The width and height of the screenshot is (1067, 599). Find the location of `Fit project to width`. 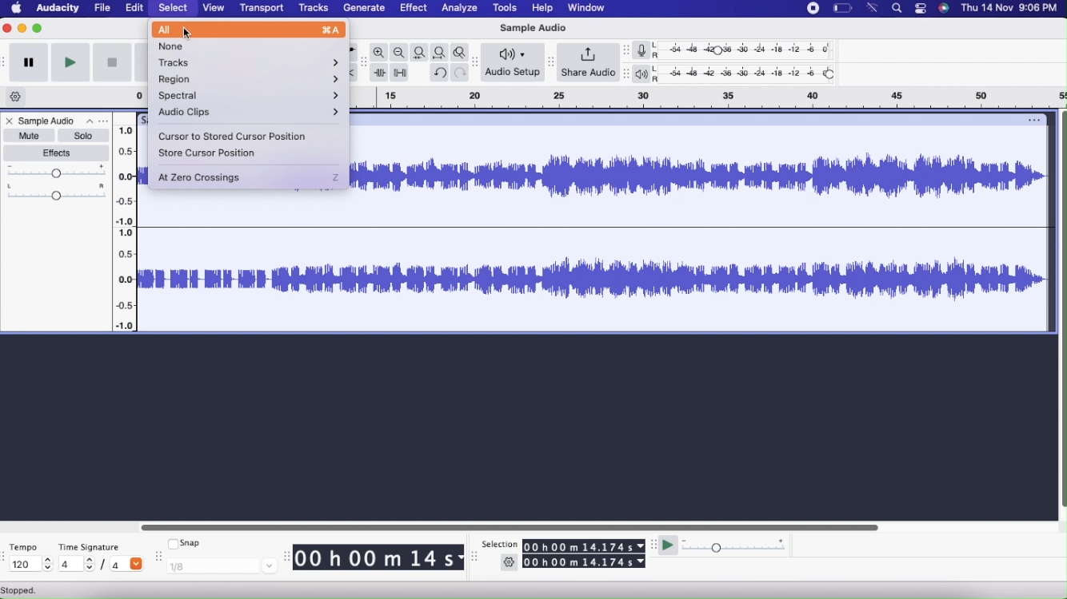

Fit project to width is located at coordinates (440, 53).